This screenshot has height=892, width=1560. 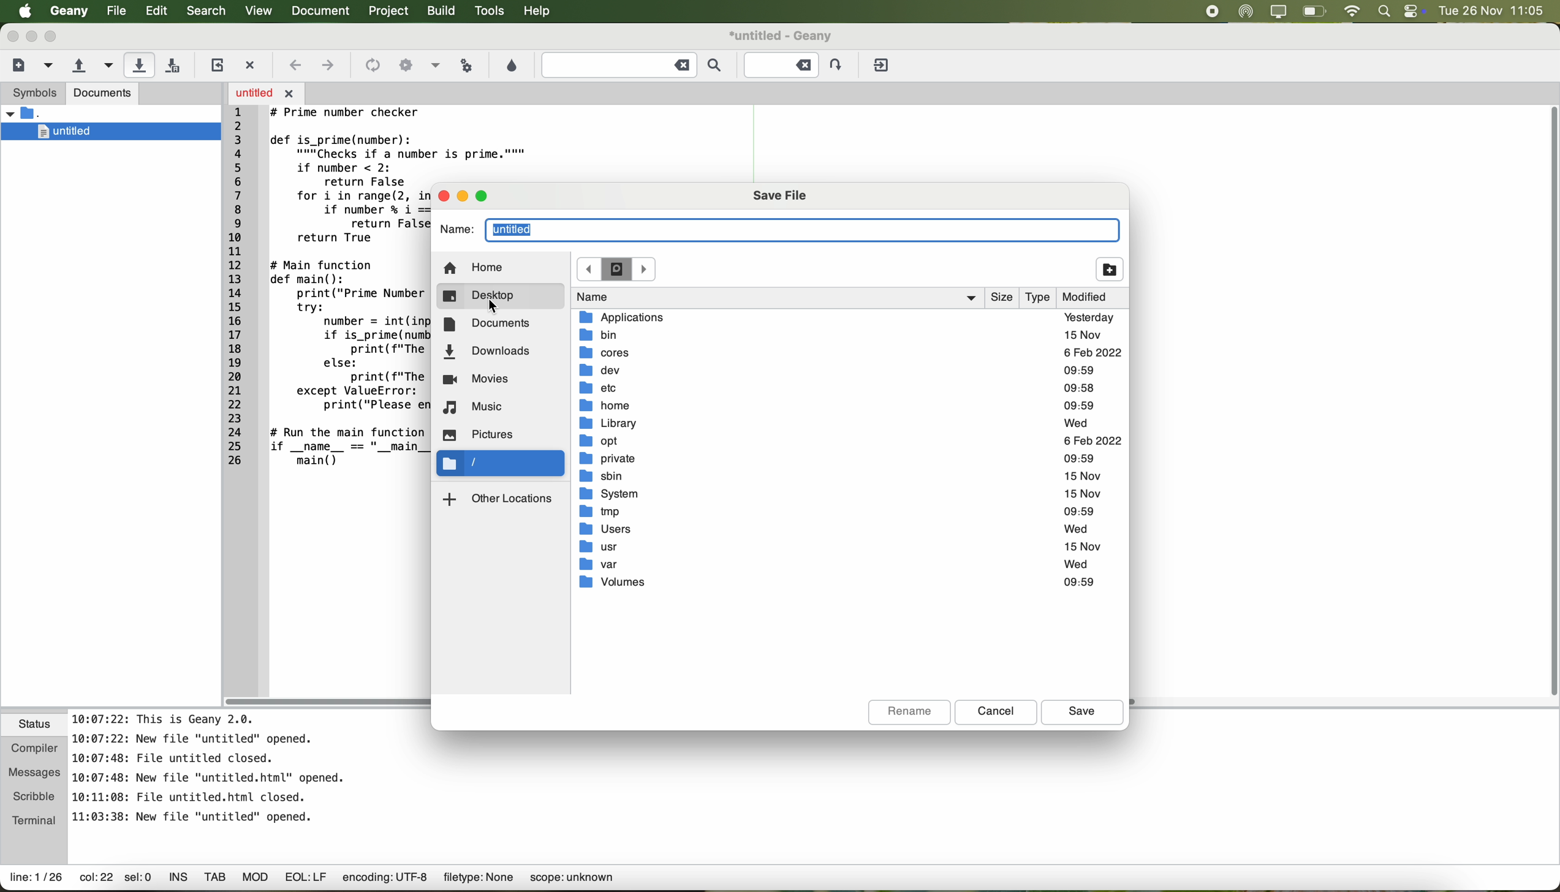 I want to click on open an existing file, so click(x=78, y=66).